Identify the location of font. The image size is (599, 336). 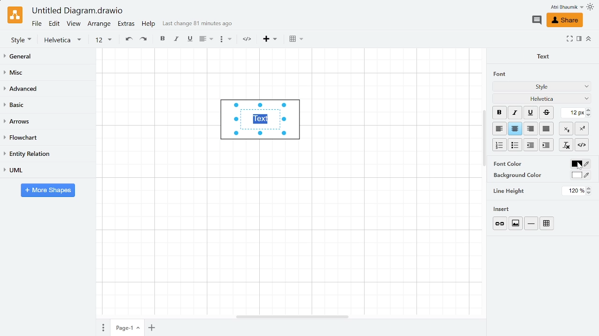
(497, 74).